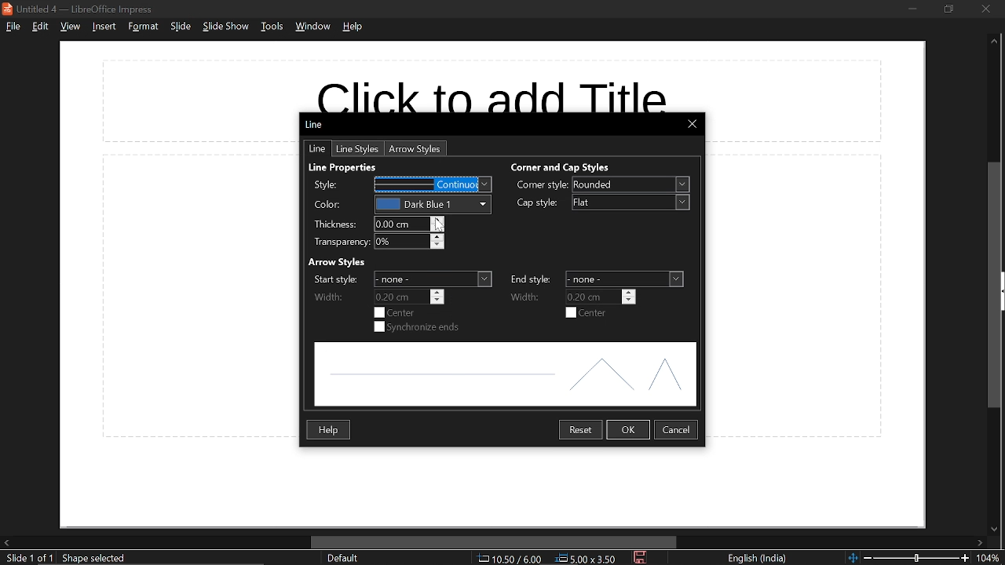 The width and height of the screenshot is (1005, 565). Describe the element at coordinates (625, 279) in the screenshot. I see `end style` at that location.